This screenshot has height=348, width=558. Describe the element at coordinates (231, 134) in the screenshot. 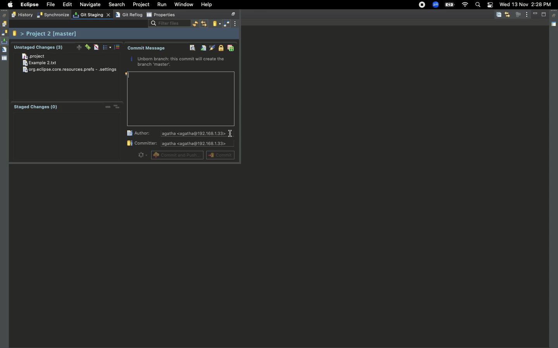

I see `Ibeam cursor` at that location.